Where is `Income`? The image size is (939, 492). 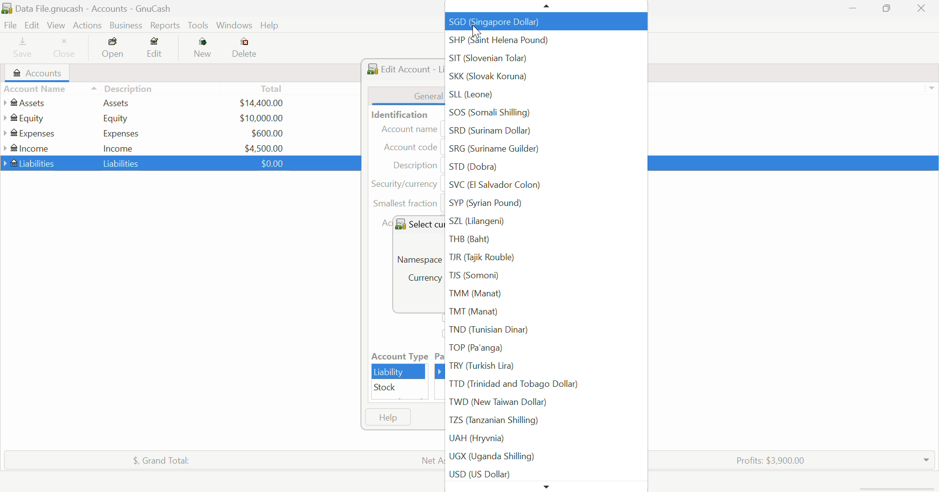
Income is located at coordinates (118, 148).